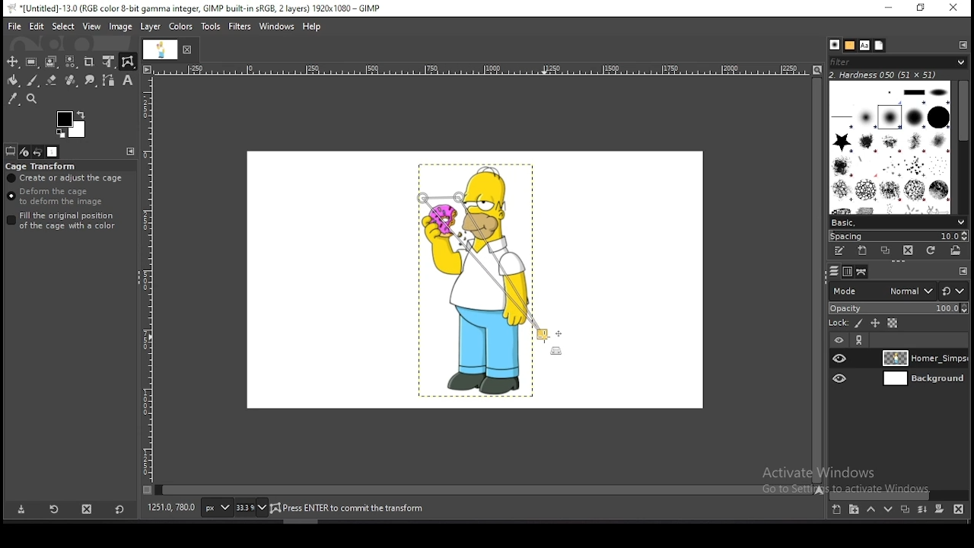 The width and height of the screenshot is (974, 548). Describe the element at coordinates (879, 290) in the screenshot. I see `blend mode` at that location.